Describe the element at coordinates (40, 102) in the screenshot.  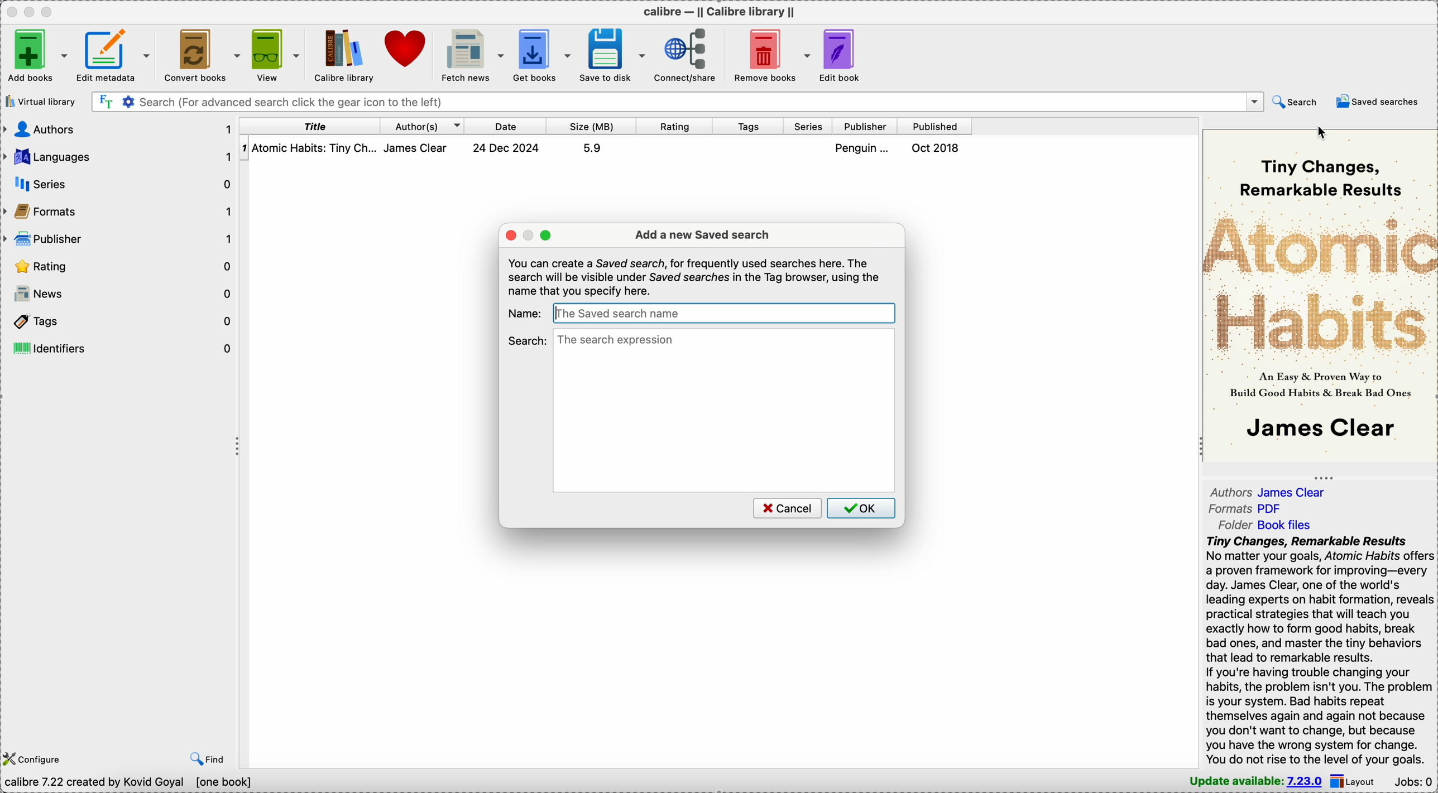
I see `virtual library` at that location.